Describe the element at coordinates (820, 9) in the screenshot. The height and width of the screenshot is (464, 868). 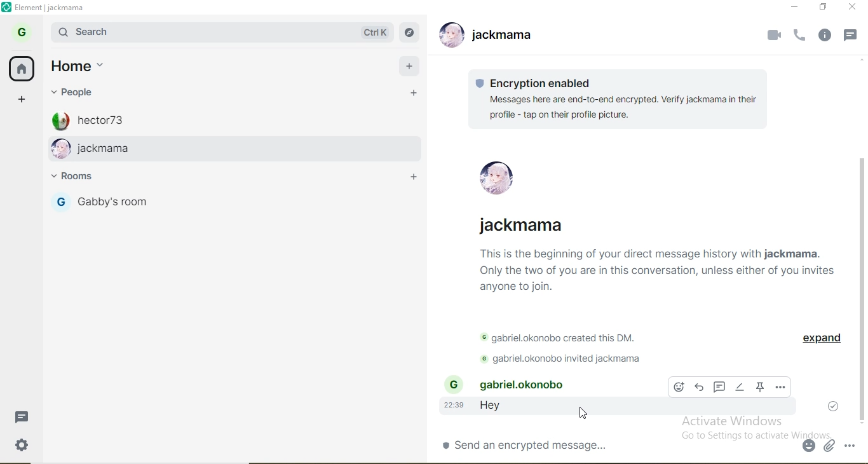
I see `restore` at that location.